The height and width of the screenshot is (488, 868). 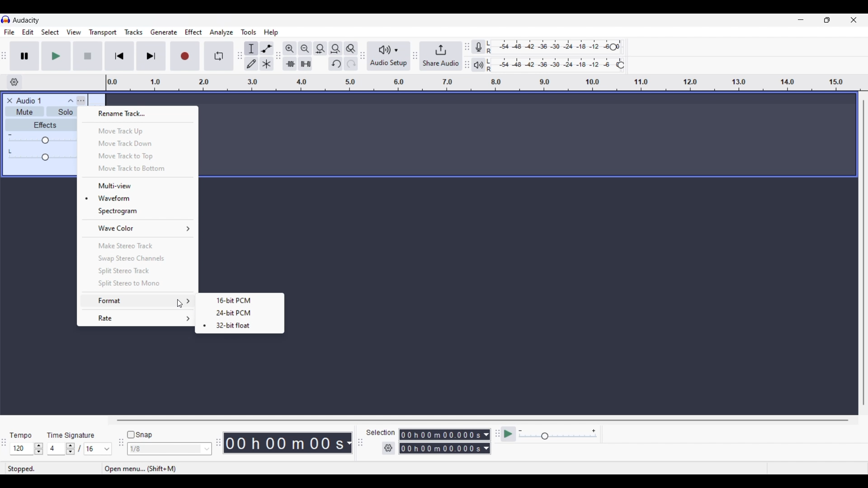 What do you see at coordinates (350, 63) in the screenshot?
I see `Redo` at bounding box center [350, 63].